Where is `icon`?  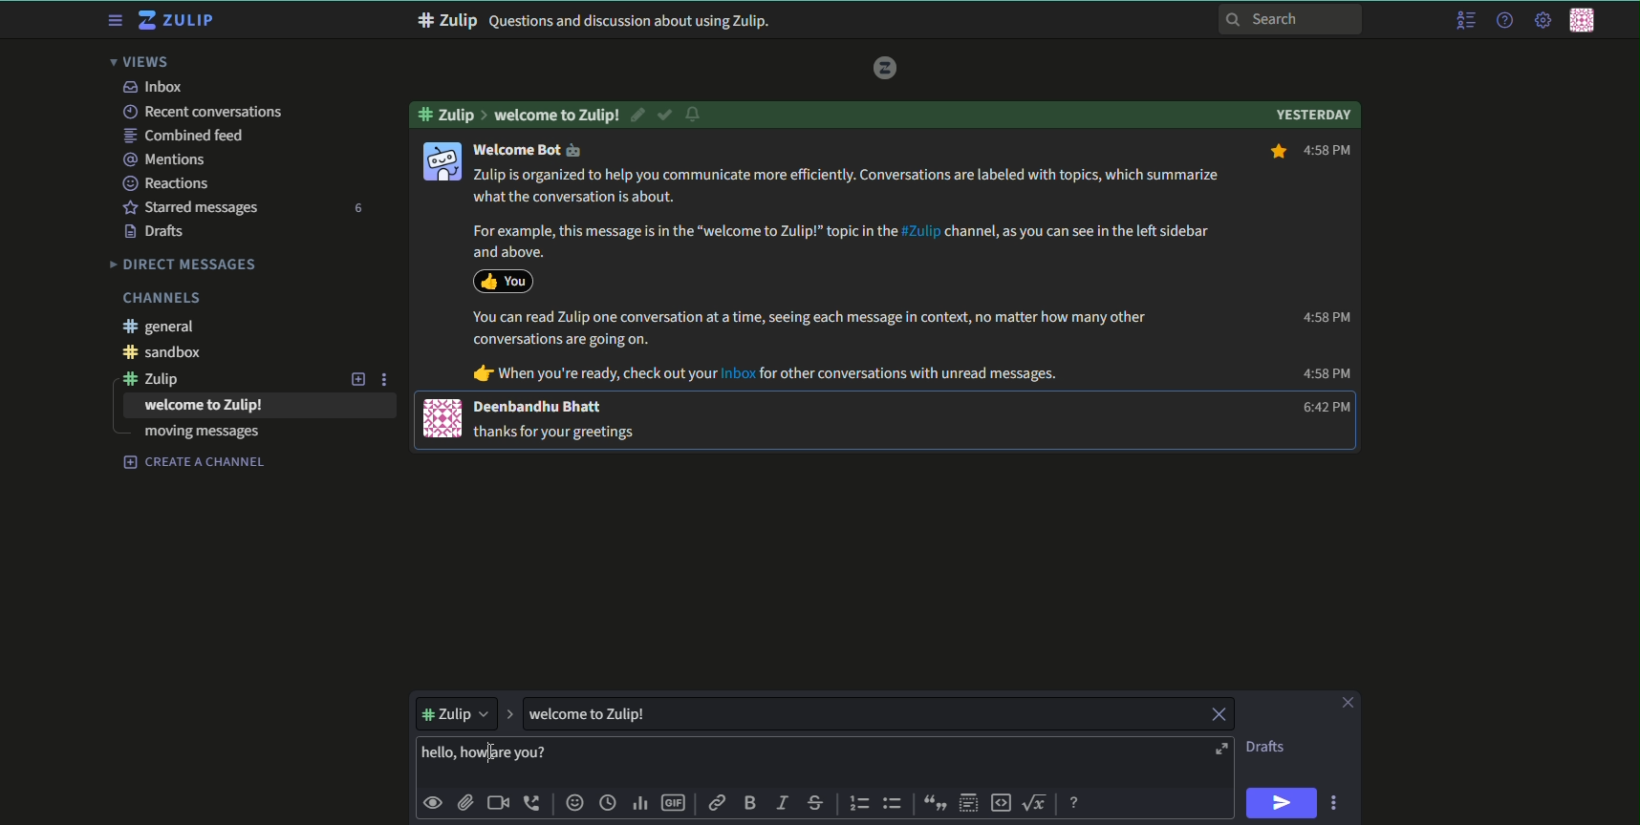
icon is located at coordinates (443, 418).